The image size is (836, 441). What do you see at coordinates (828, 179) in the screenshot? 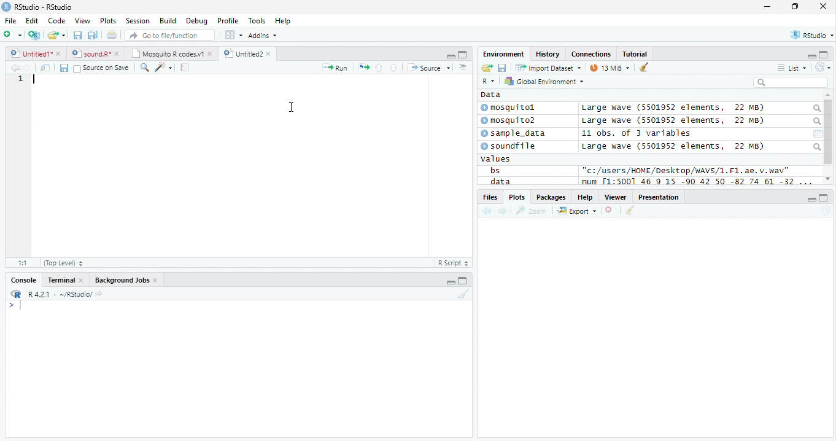
I see `scroll down` at bounding box center [828, 179].